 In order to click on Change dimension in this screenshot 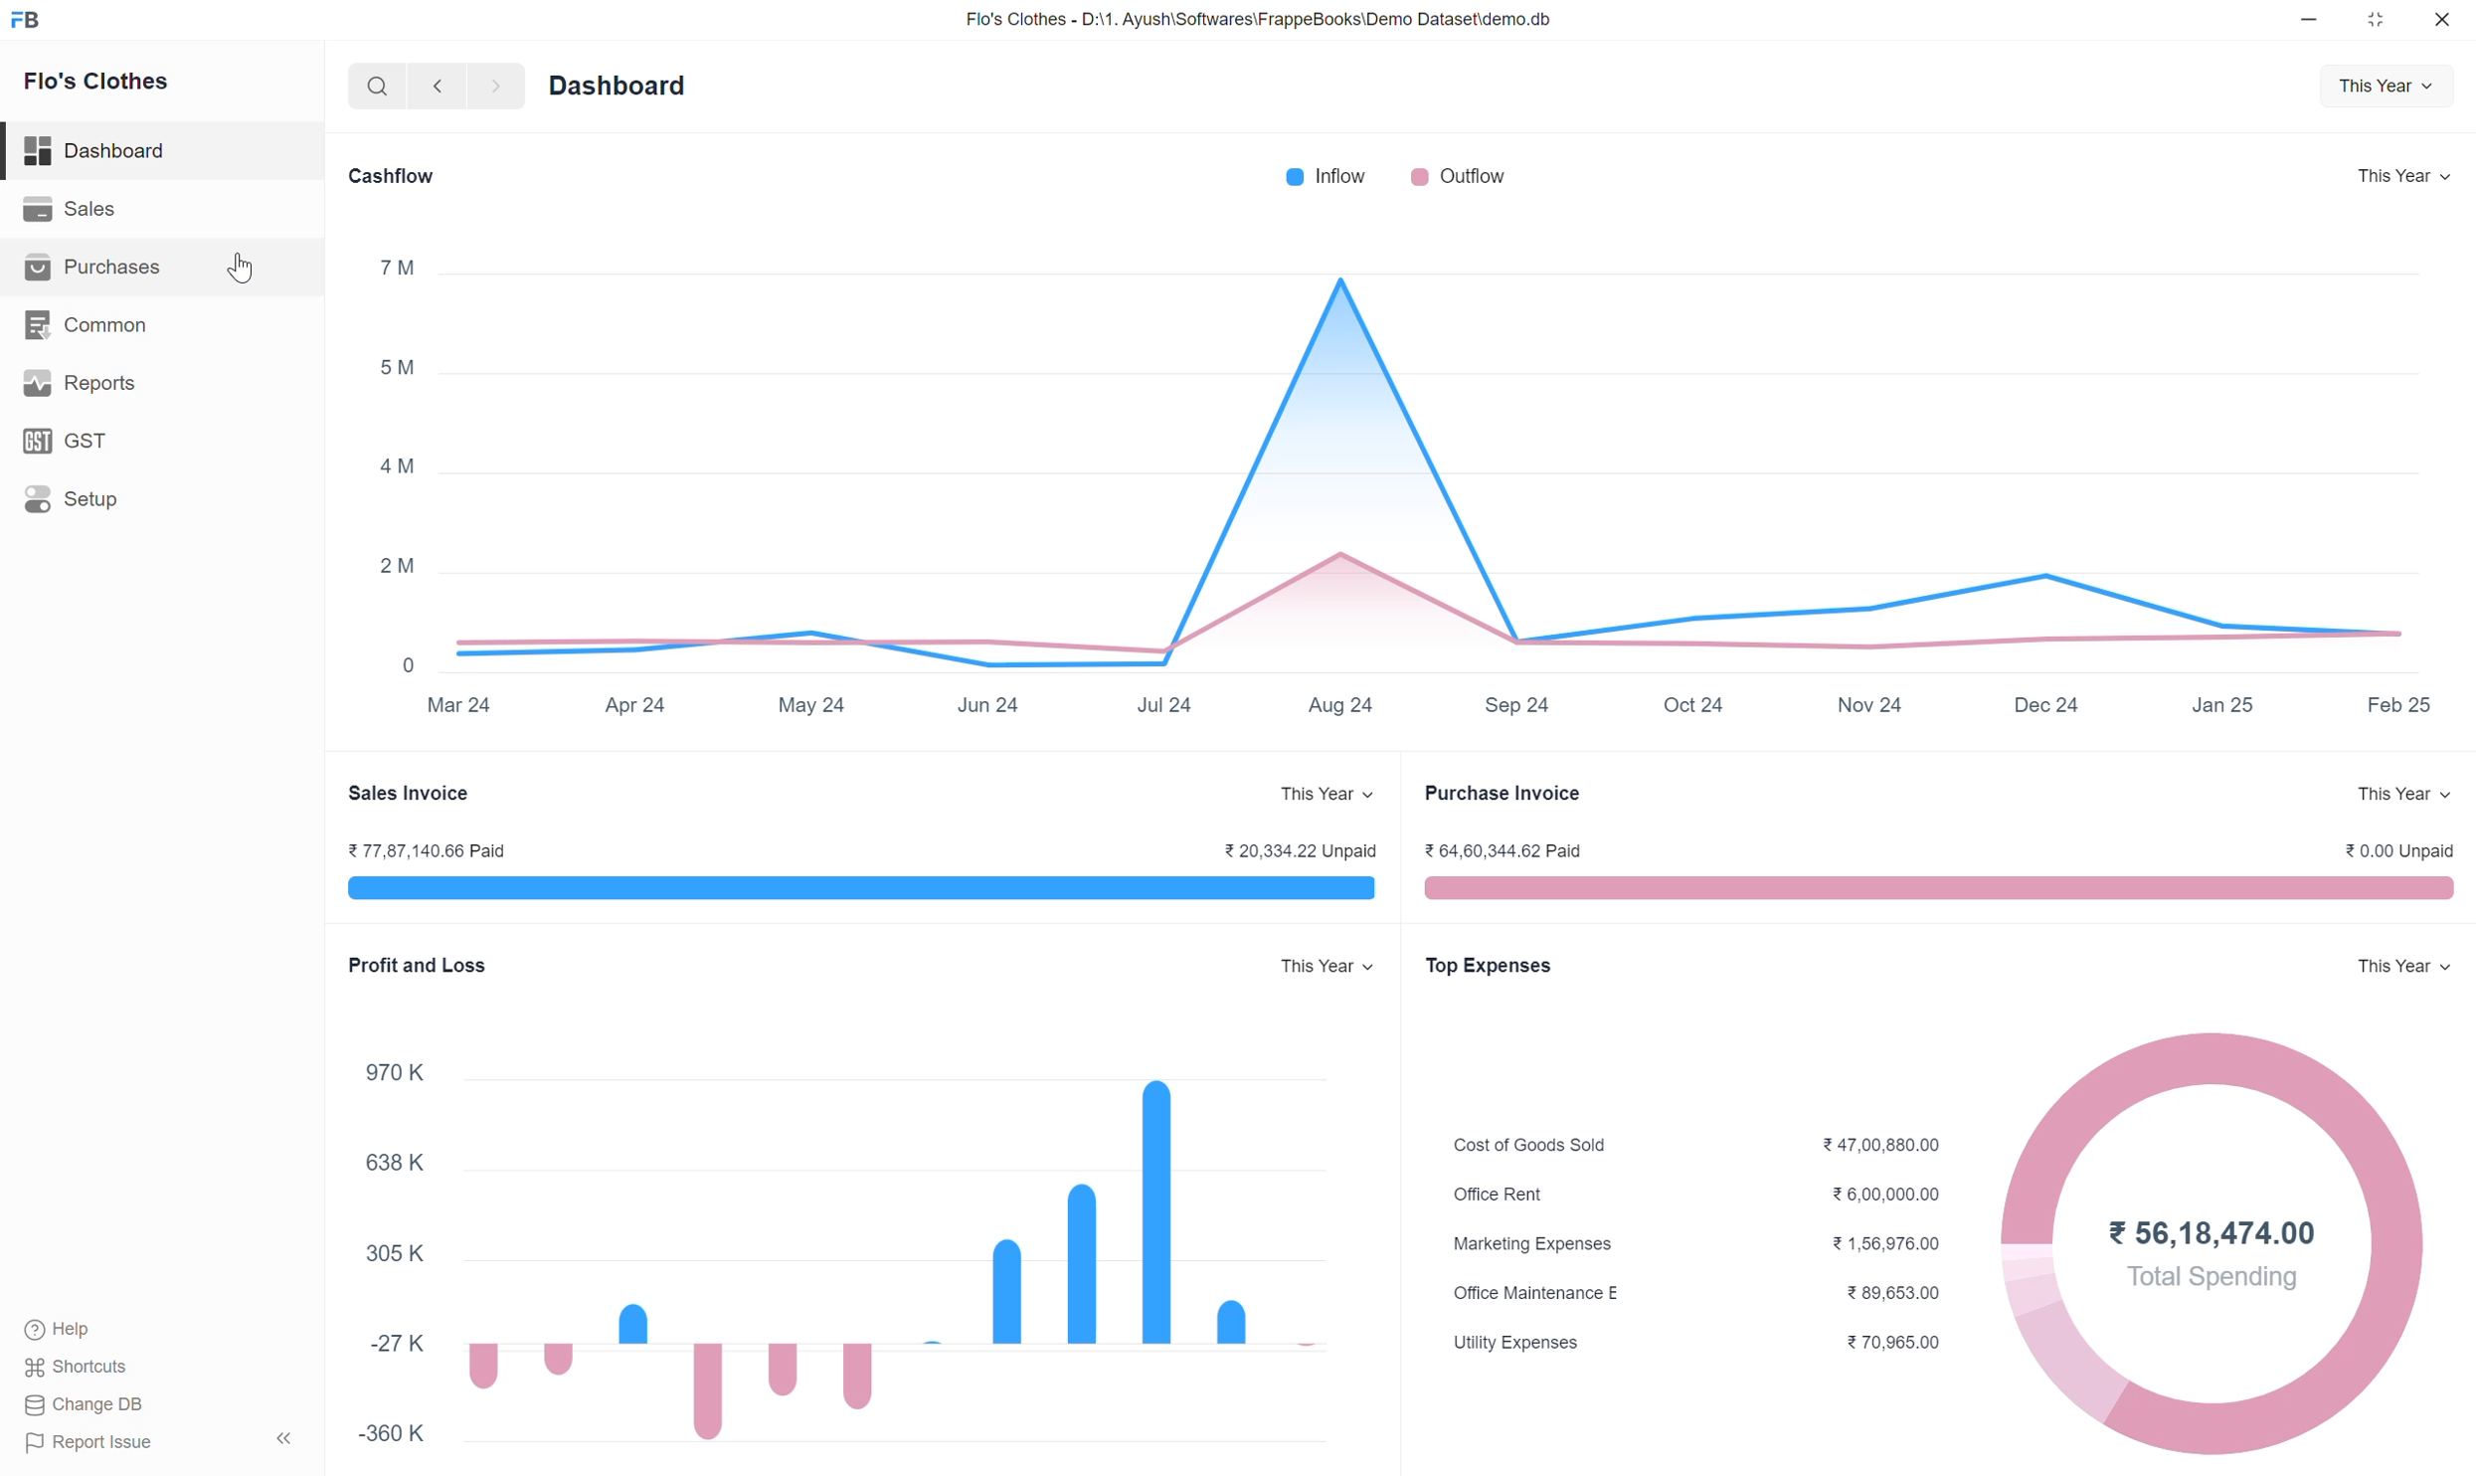, I will do `click(2376, 20)`.